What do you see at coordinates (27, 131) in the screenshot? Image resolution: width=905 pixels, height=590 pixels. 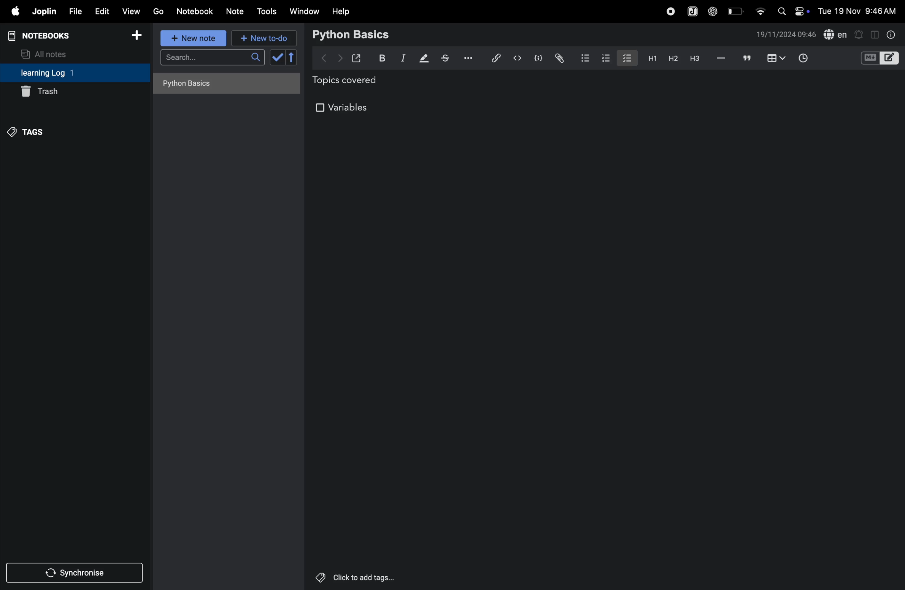 I see `tags` at bounding box center [27, 131].